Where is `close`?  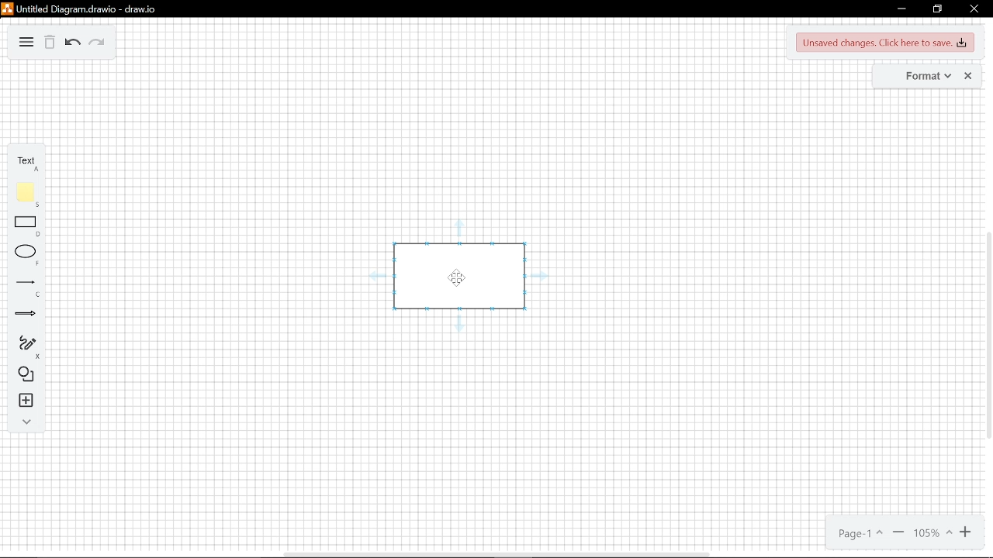 close is located at coordinates (974, 9).